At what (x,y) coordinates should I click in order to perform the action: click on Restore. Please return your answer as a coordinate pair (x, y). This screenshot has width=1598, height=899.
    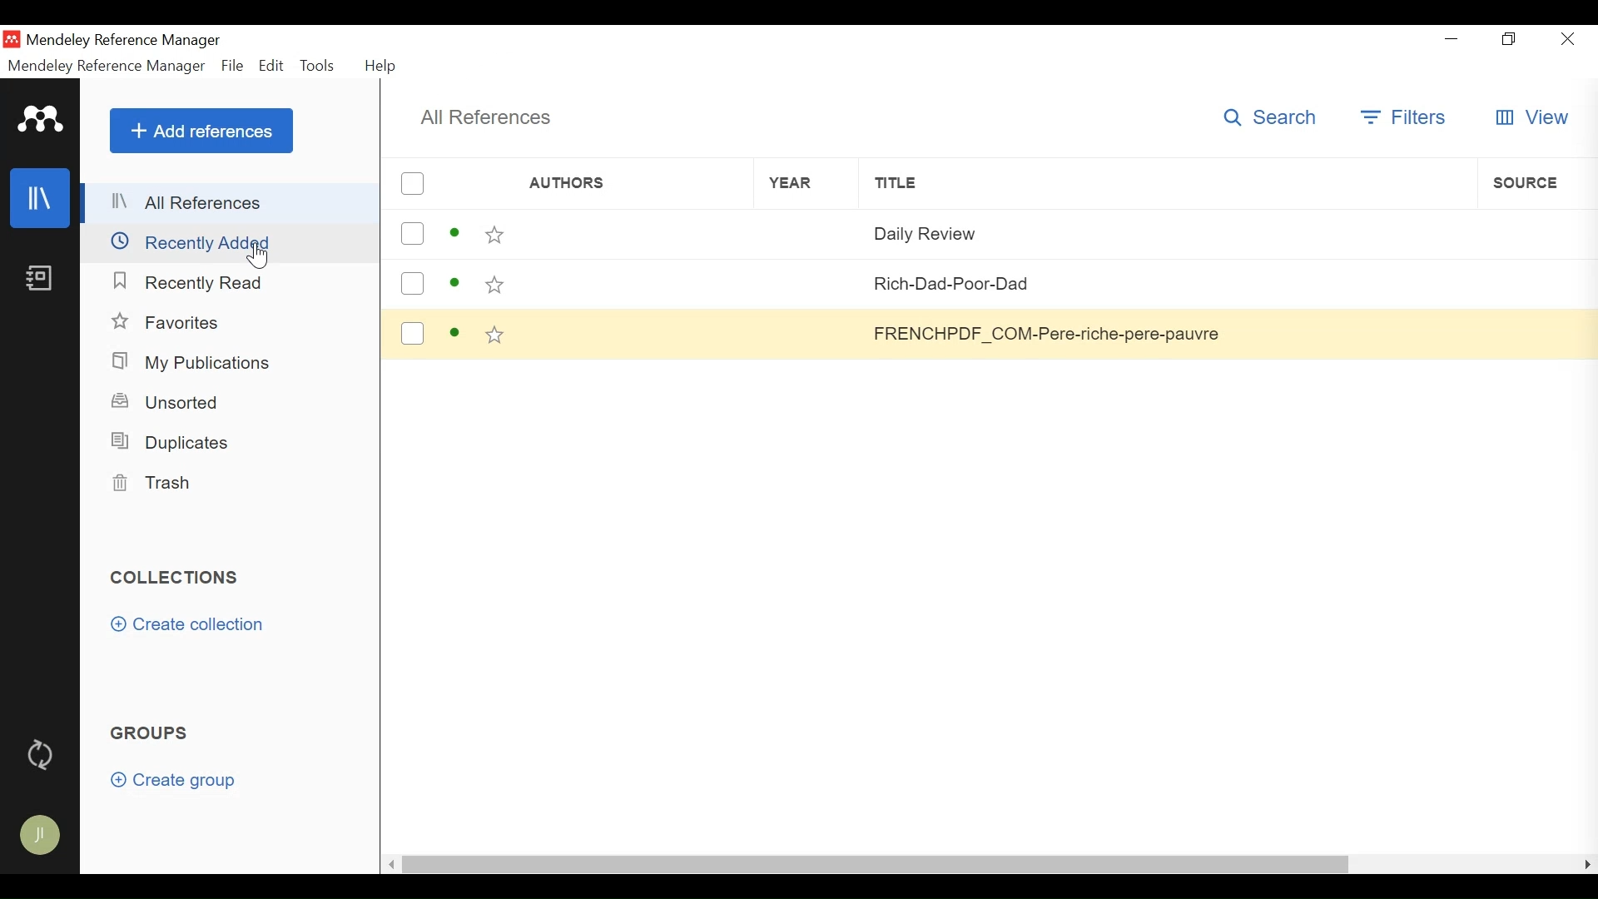
    Looking at the image, I should click on (1509, 40).